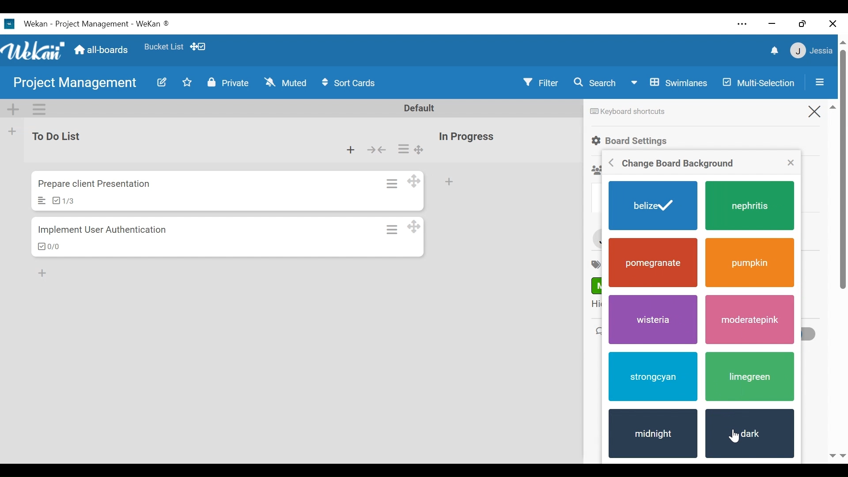 Image resolution: width=848 pixels, height=477 pixels. Describe the element at coordinates (12, 109) in the screenshot. I see `Add Swimlane` at that location.